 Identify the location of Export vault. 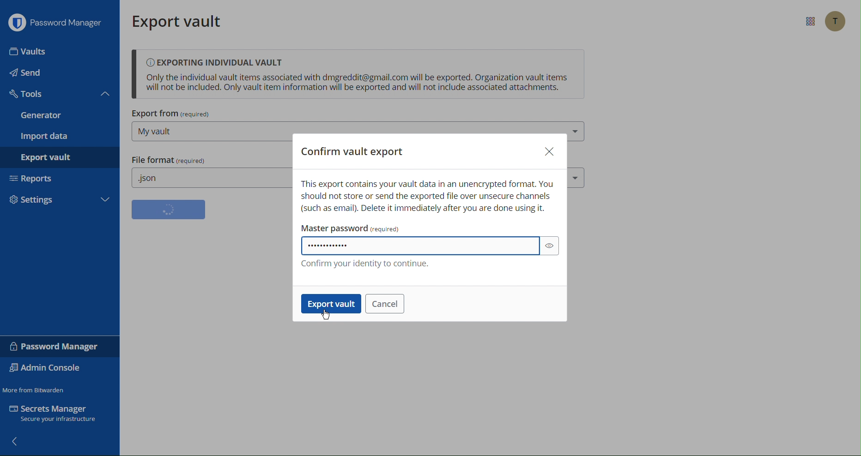
(179, 20).